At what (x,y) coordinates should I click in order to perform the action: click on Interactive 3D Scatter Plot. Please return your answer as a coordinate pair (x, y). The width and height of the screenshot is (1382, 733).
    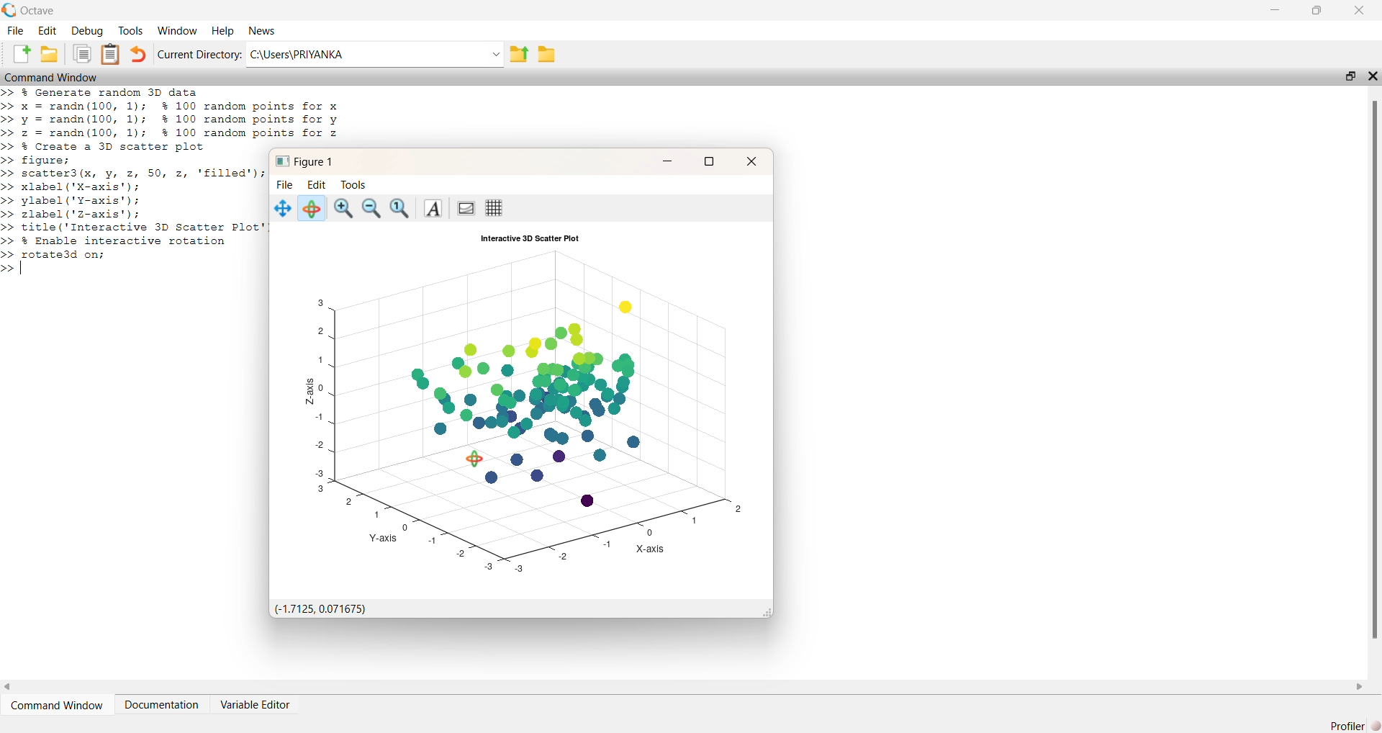
    Looking at the image, I should click on (530, 238).